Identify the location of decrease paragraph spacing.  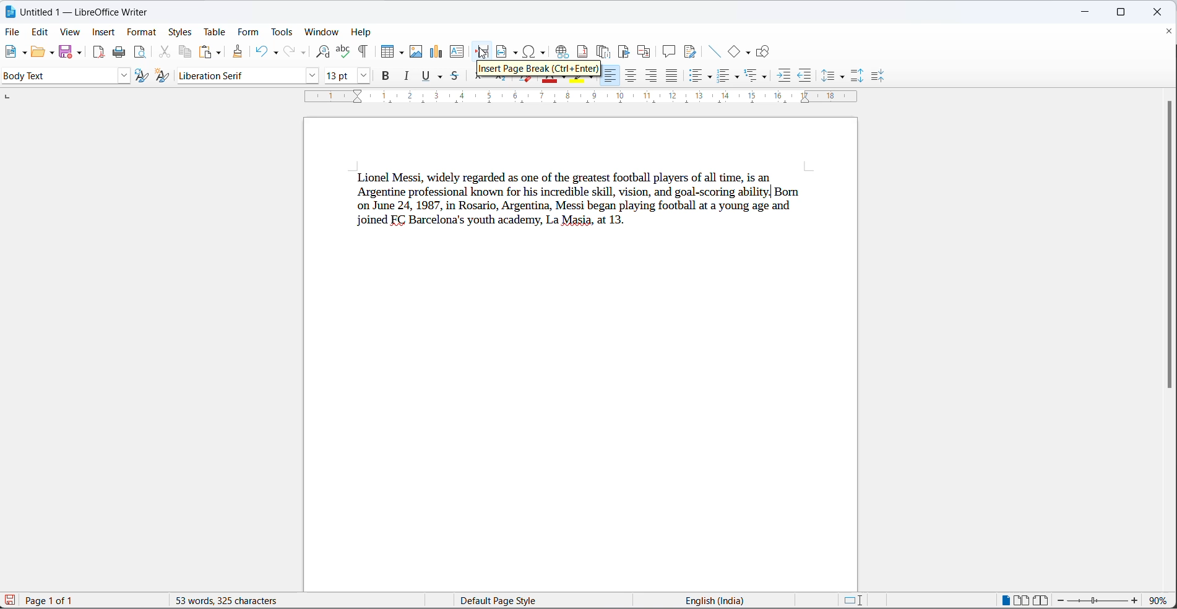
(881, 76).